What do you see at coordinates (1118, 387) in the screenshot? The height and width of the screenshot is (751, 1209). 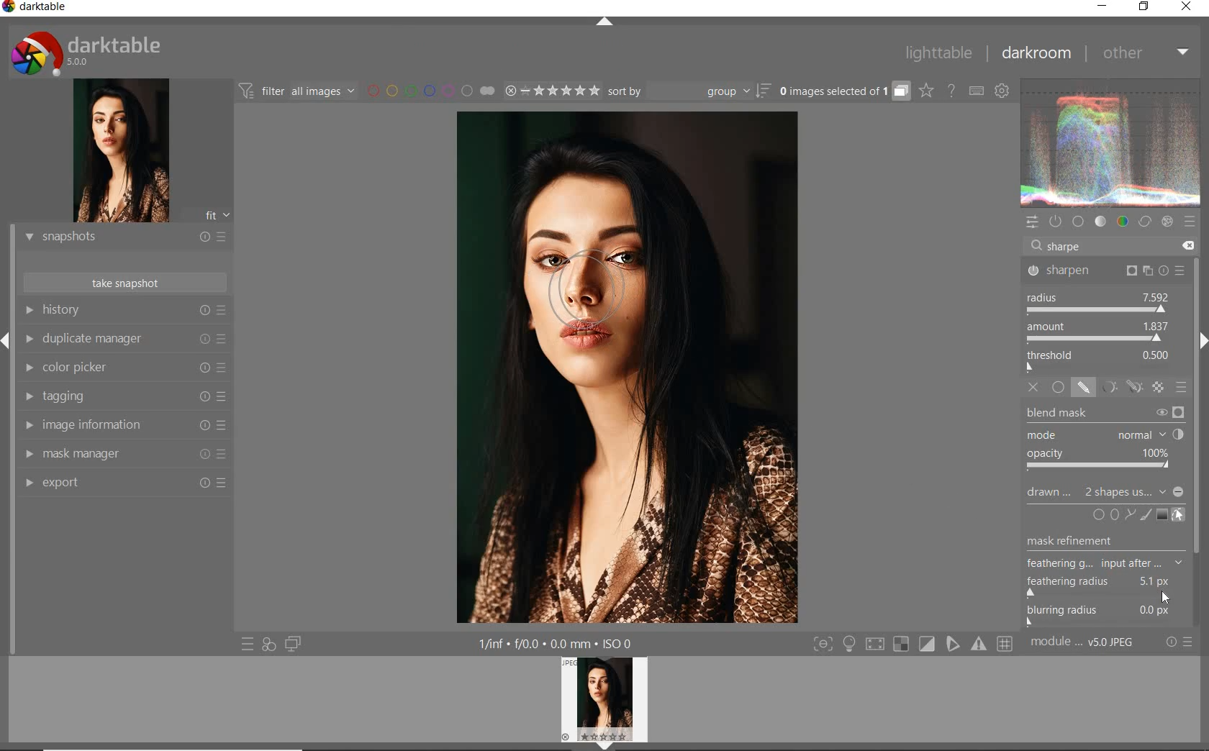 I see `MASK MODES` at bounding box center [1118, 387].